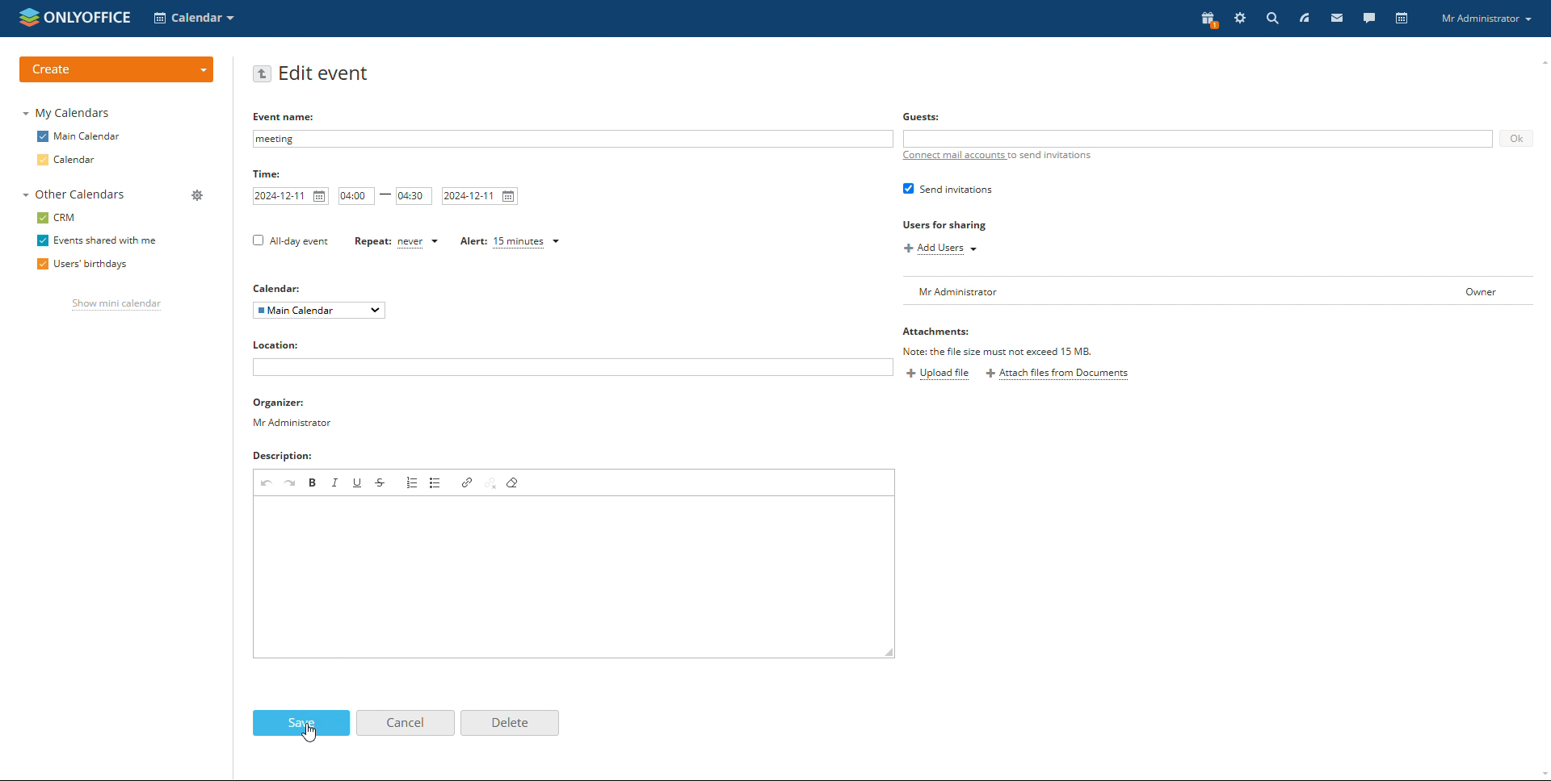 The height and width of the screenshot is (781, 1551). What do you see at coordinates (490, 483) in the screenshot?
I see `unlink` at bounding box center [490, 483].